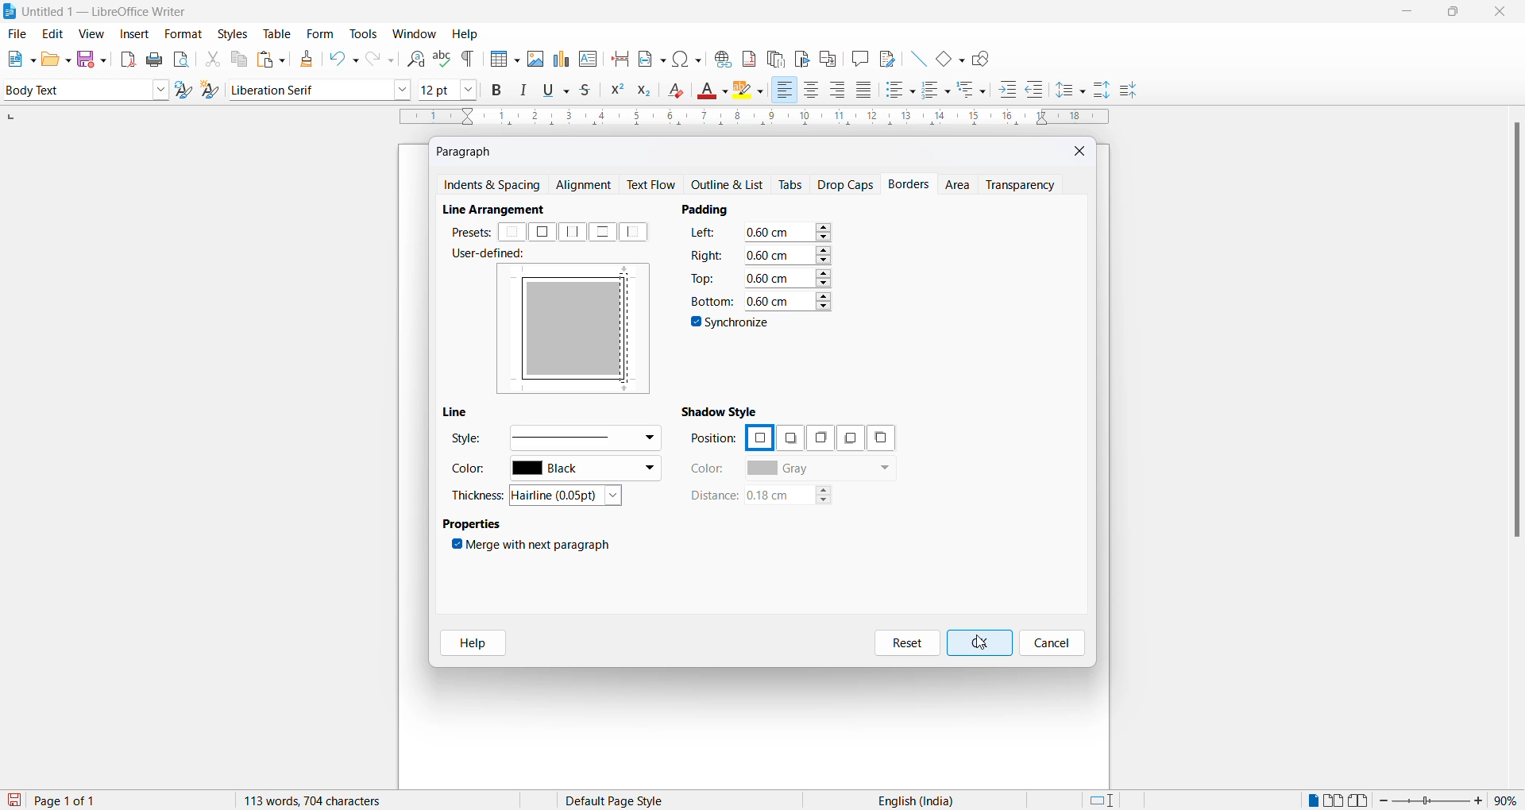 This screenshot has height=810, width=1525. What do you see at coordinates (1405, 14) in the screenshot?
I see `minimize` at bounding box center [1405, 14].